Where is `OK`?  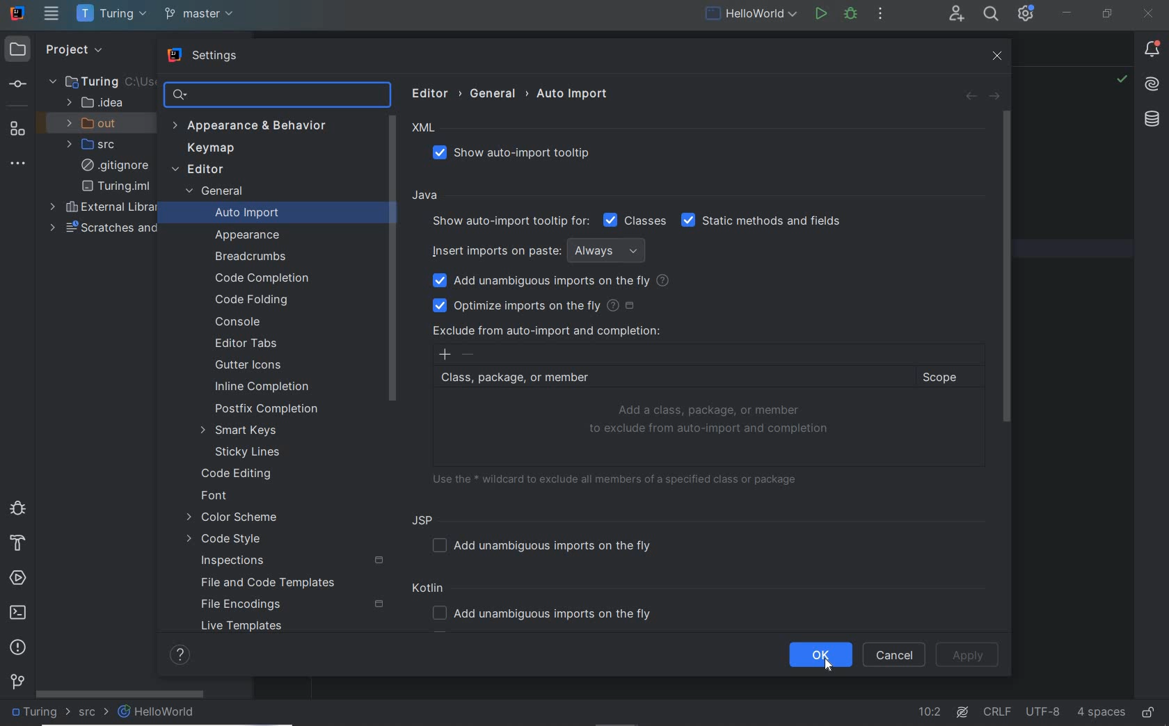 OK is located at coordinates (822, 654).